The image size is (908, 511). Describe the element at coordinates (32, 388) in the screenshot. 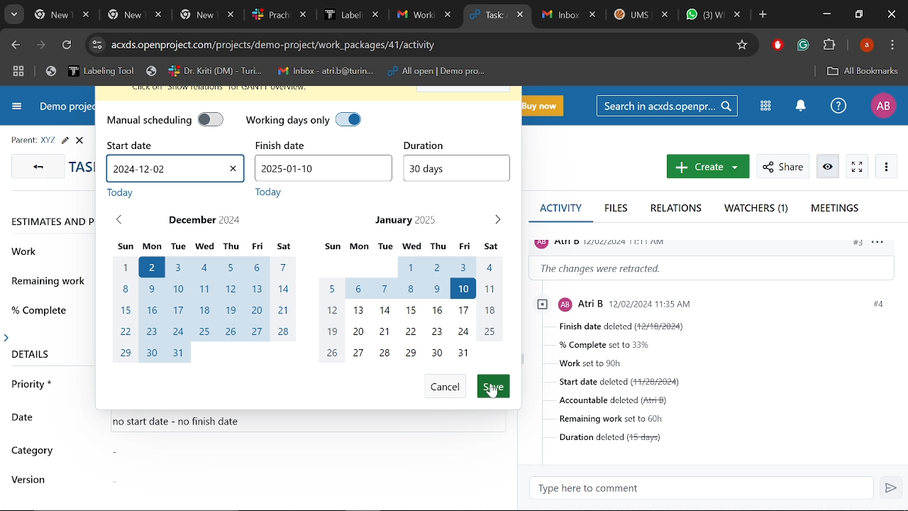

I see `priority` at that location.